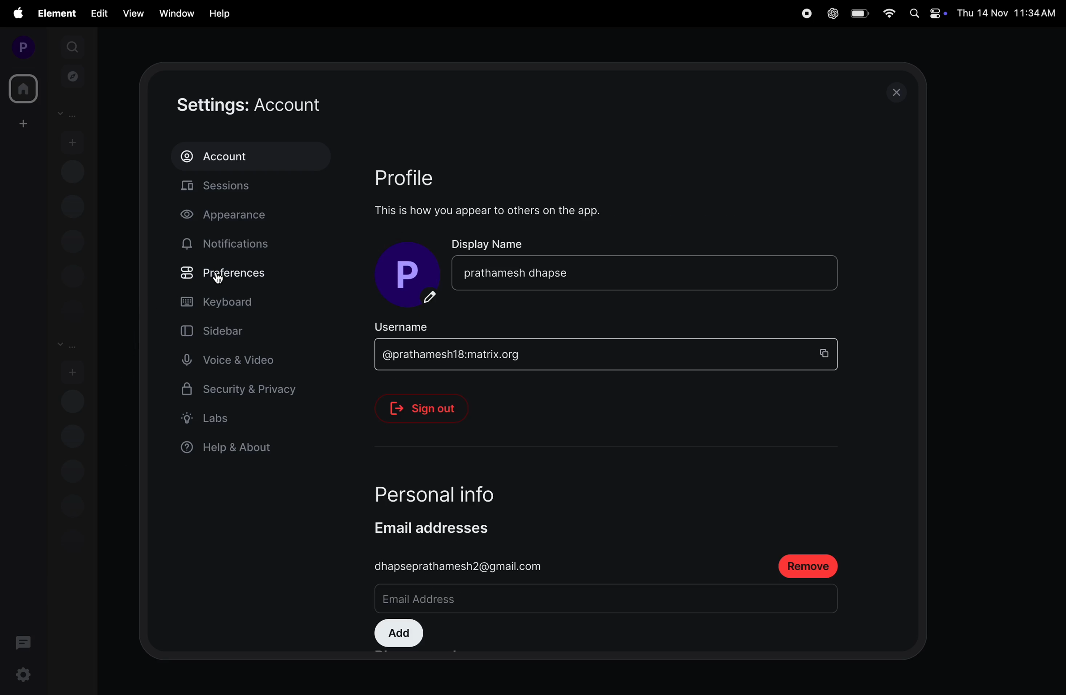  What do you see at coordinates (233, 450) in the screenshot?
I see `help and about` at bounding box center [233, 450].